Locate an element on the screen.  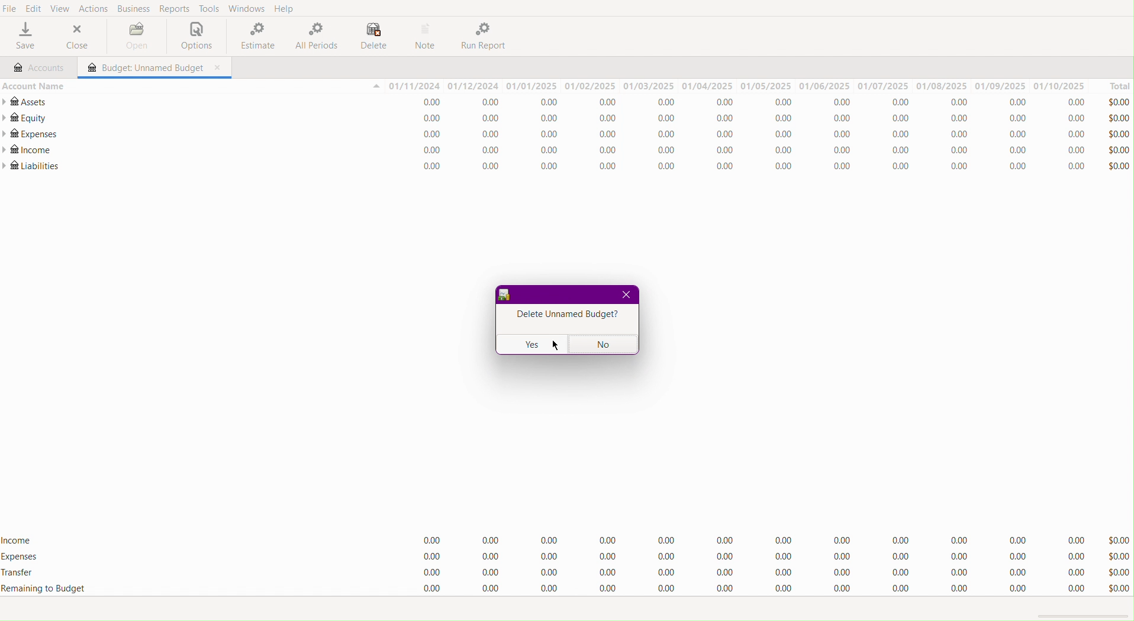
Save is located at coordinates (24, 38).